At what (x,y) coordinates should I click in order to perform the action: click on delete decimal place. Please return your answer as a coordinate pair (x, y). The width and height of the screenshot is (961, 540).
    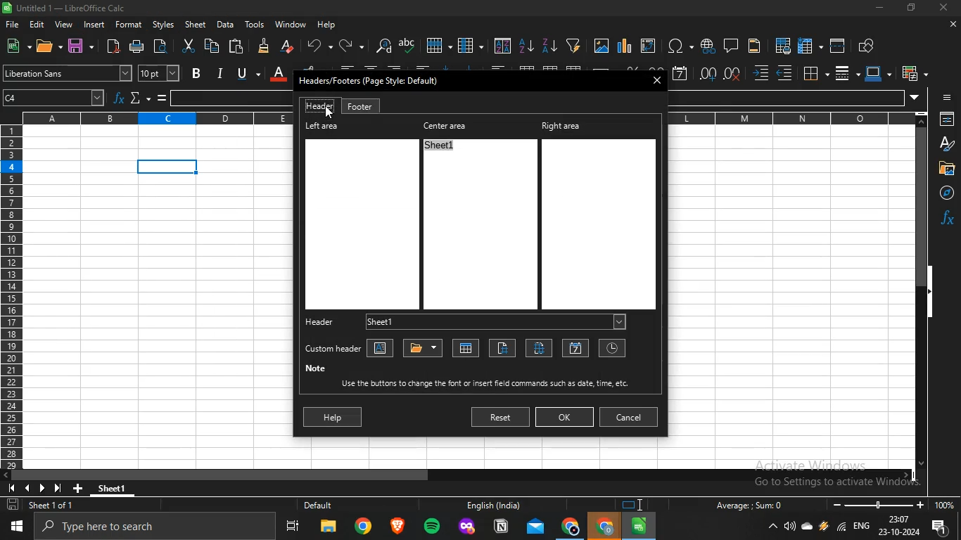
    Looking at the image, I should click on (734, 73).